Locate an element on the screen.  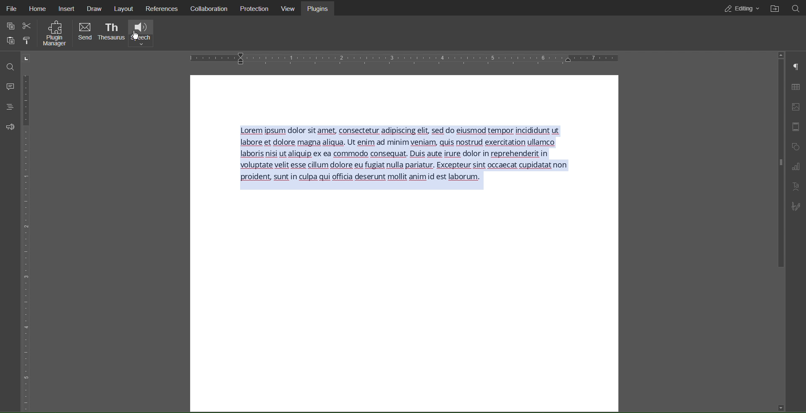
Open File Location is located at coordinates (776, 8).